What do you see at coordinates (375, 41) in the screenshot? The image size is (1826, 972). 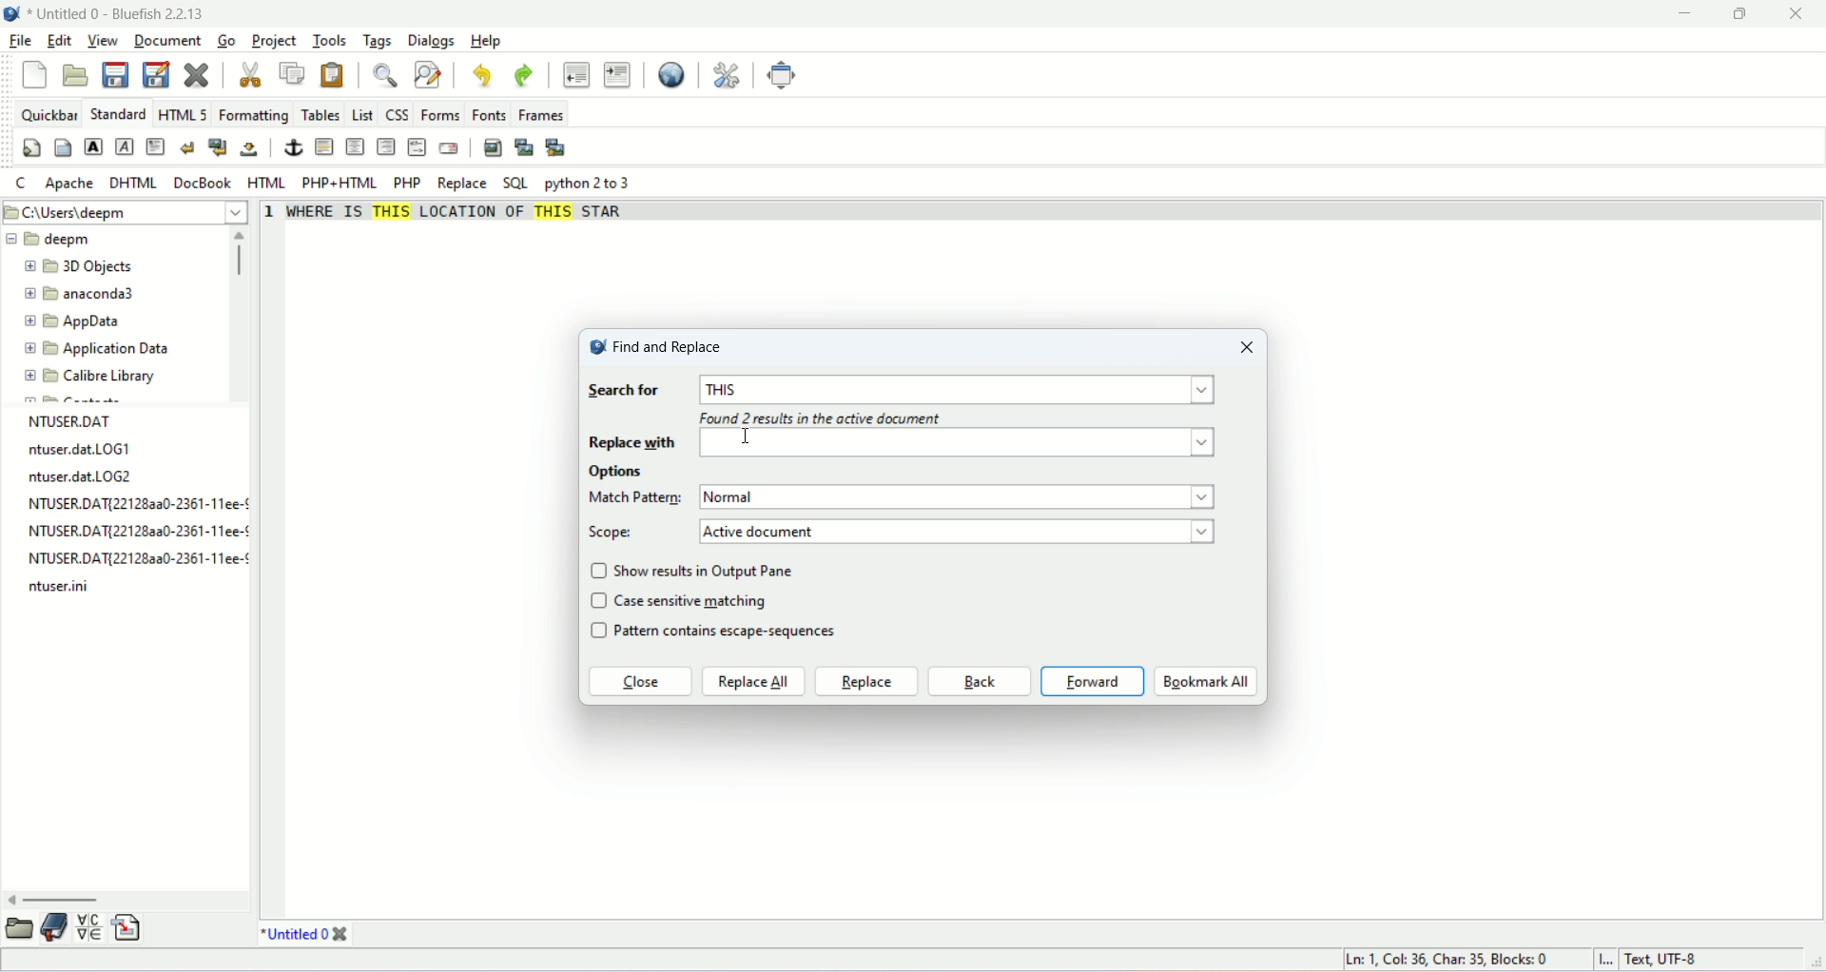 I see `tags` at bounding box center [375, 41].